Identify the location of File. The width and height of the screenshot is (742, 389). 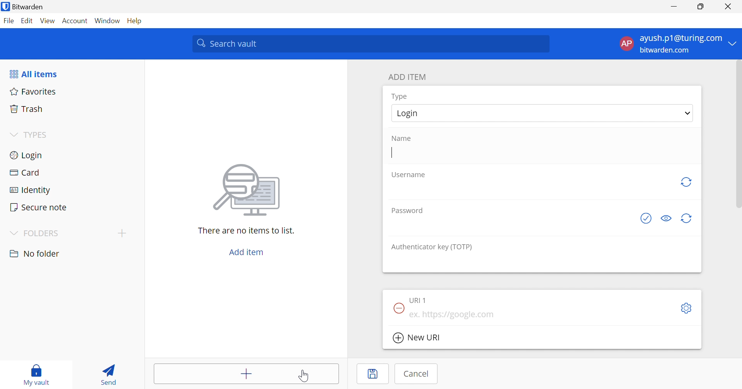
(9, 20).